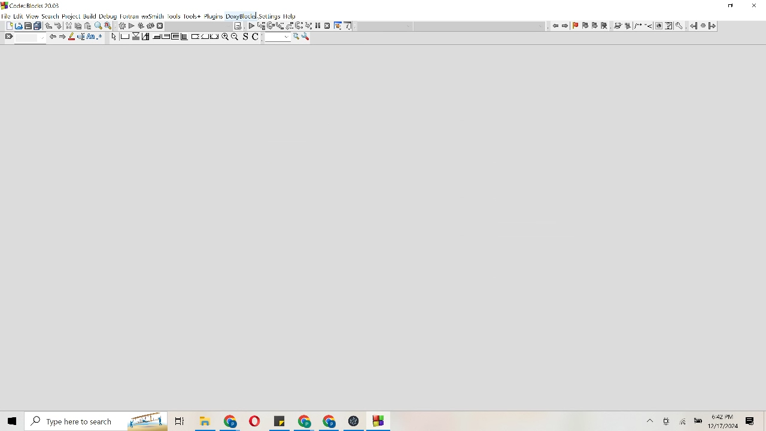 This screenshot has width=766, height=431. Describe the element at coordinates (130, 17) in the screenshot. I see `Fortran` at that location.